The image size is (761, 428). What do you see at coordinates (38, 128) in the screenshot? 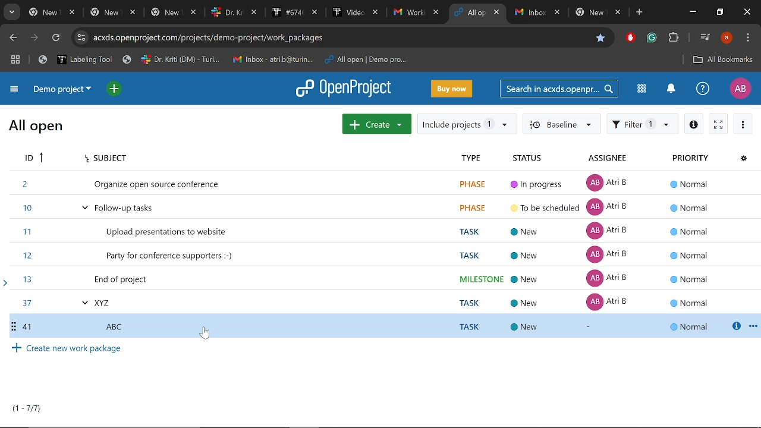
I see `All open` at bounding box center [38, 128].